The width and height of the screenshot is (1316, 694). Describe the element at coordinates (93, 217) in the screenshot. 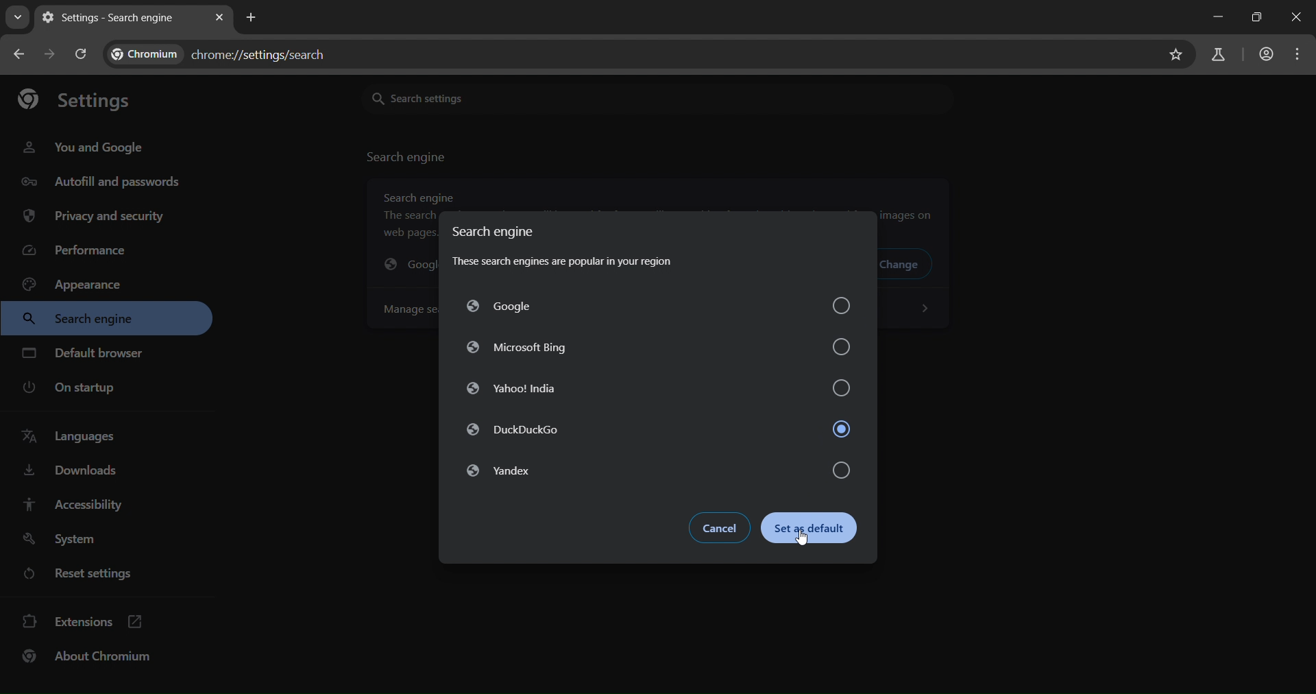

I see `privacy & security` at that location.